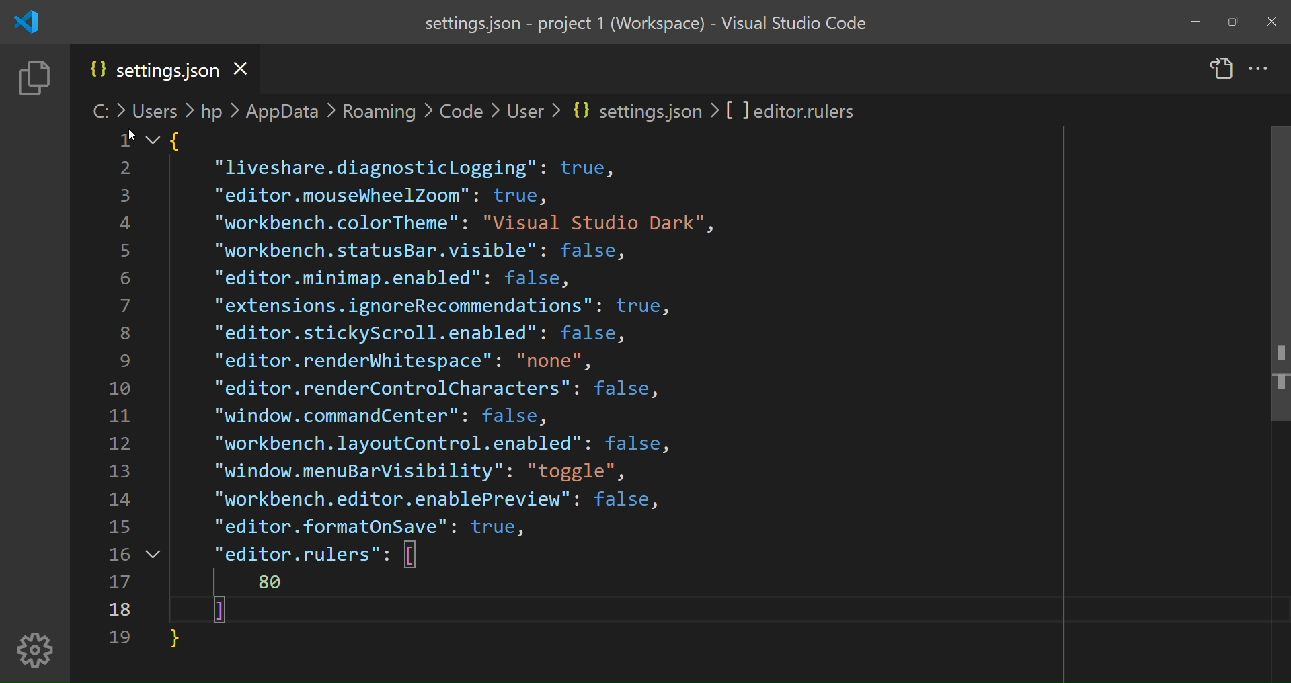 Image resolution: width=1291 pixels, height=683 pixels. I want to click on title, so click(648, 24).